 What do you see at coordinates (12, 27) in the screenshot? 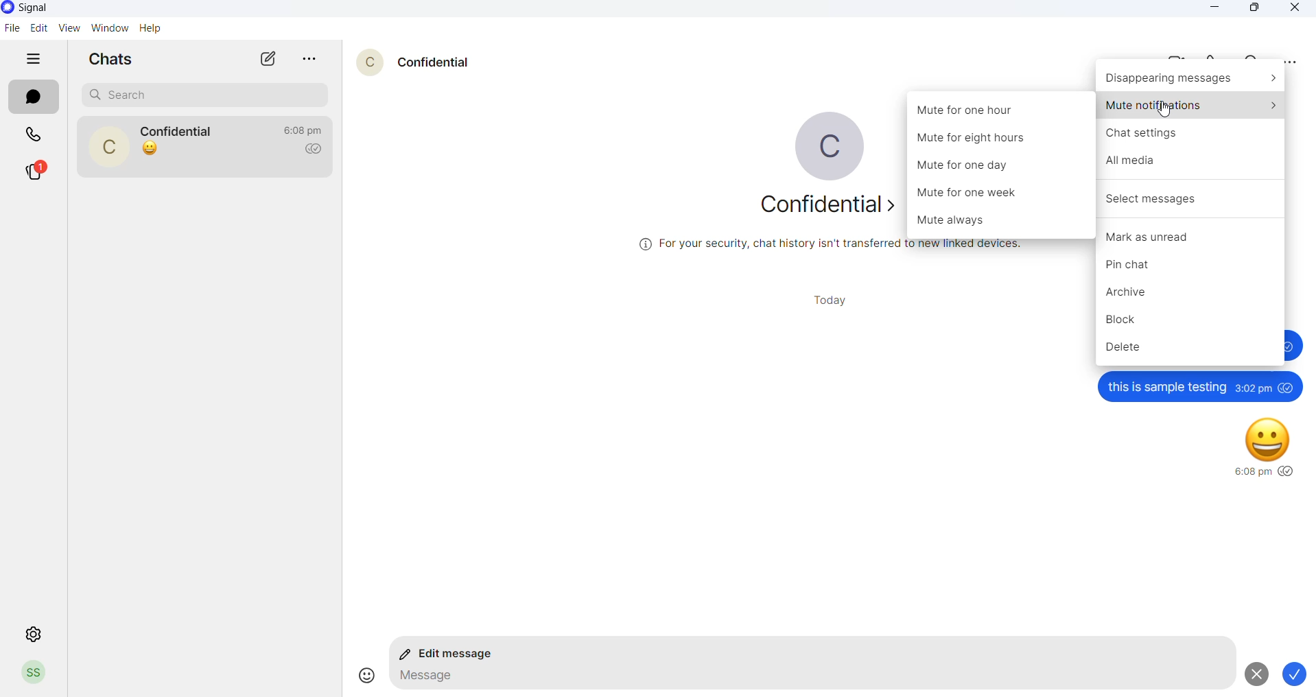
I see `file` at bounding box center [12, 27].